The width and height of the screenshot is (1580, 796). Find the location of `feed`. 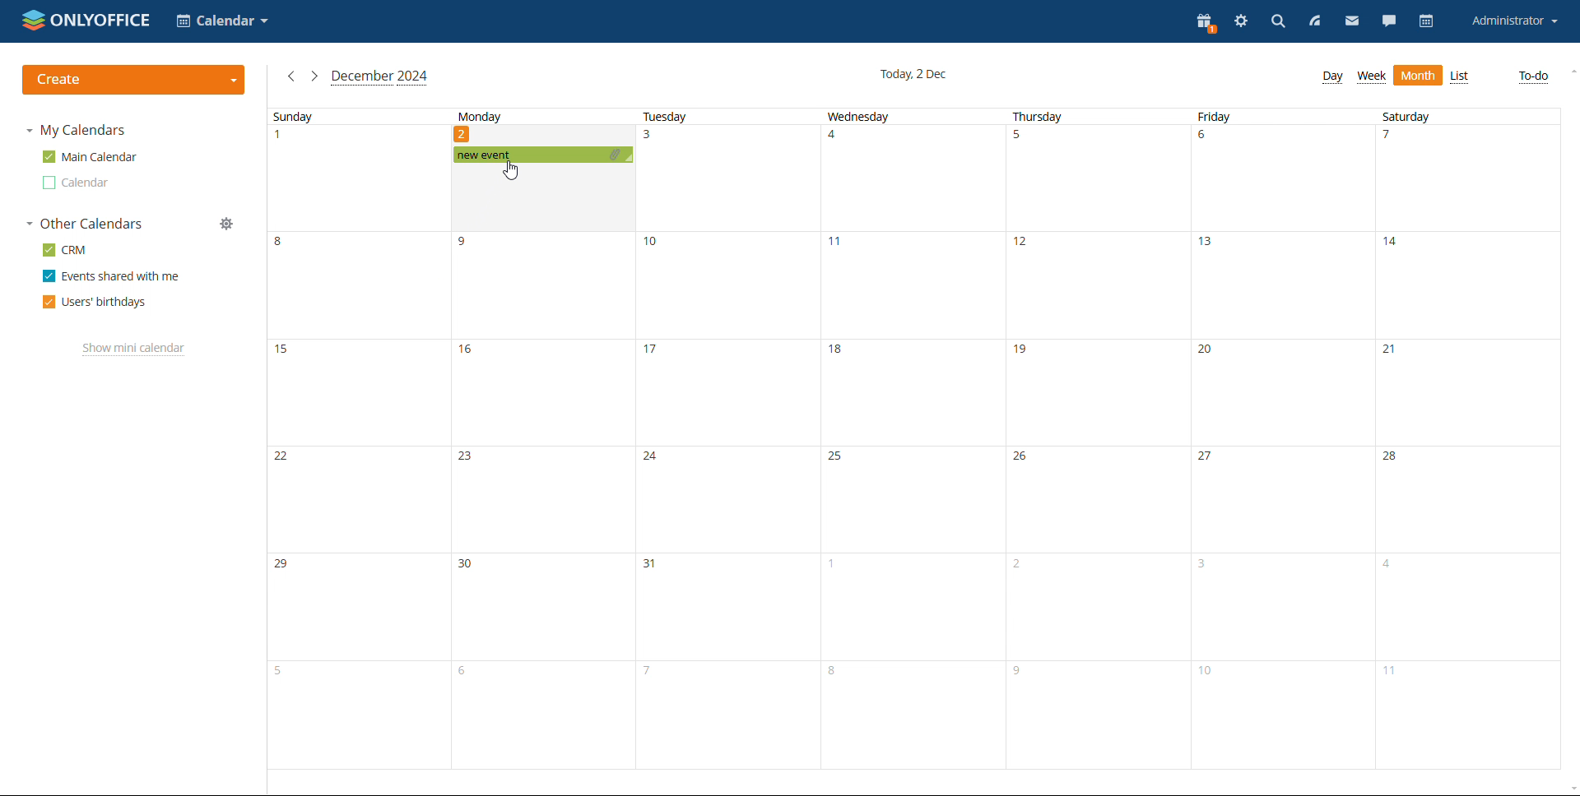

feed is located at coordinates (1312, 21).